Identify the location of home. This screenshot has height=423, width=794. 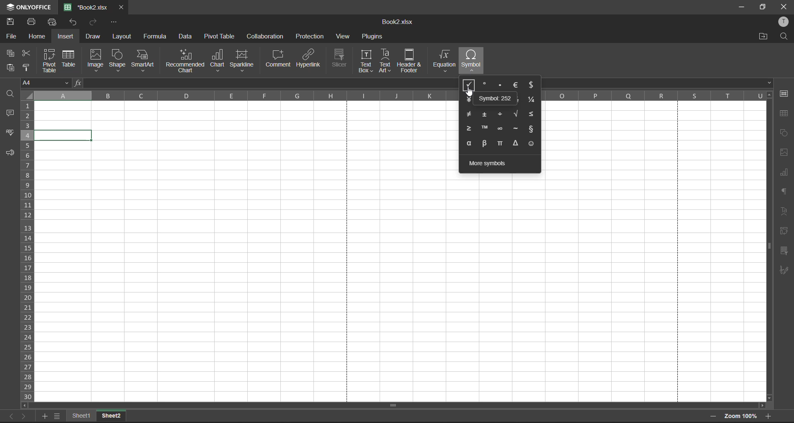
(37, 37).